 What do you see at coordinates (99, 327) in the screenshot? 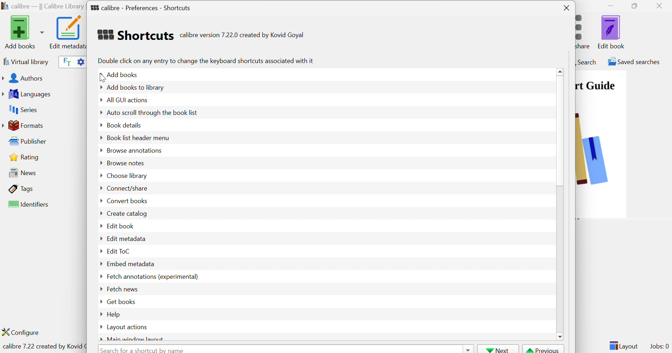
I see `Drop Down` at bounding box center [99, 327].